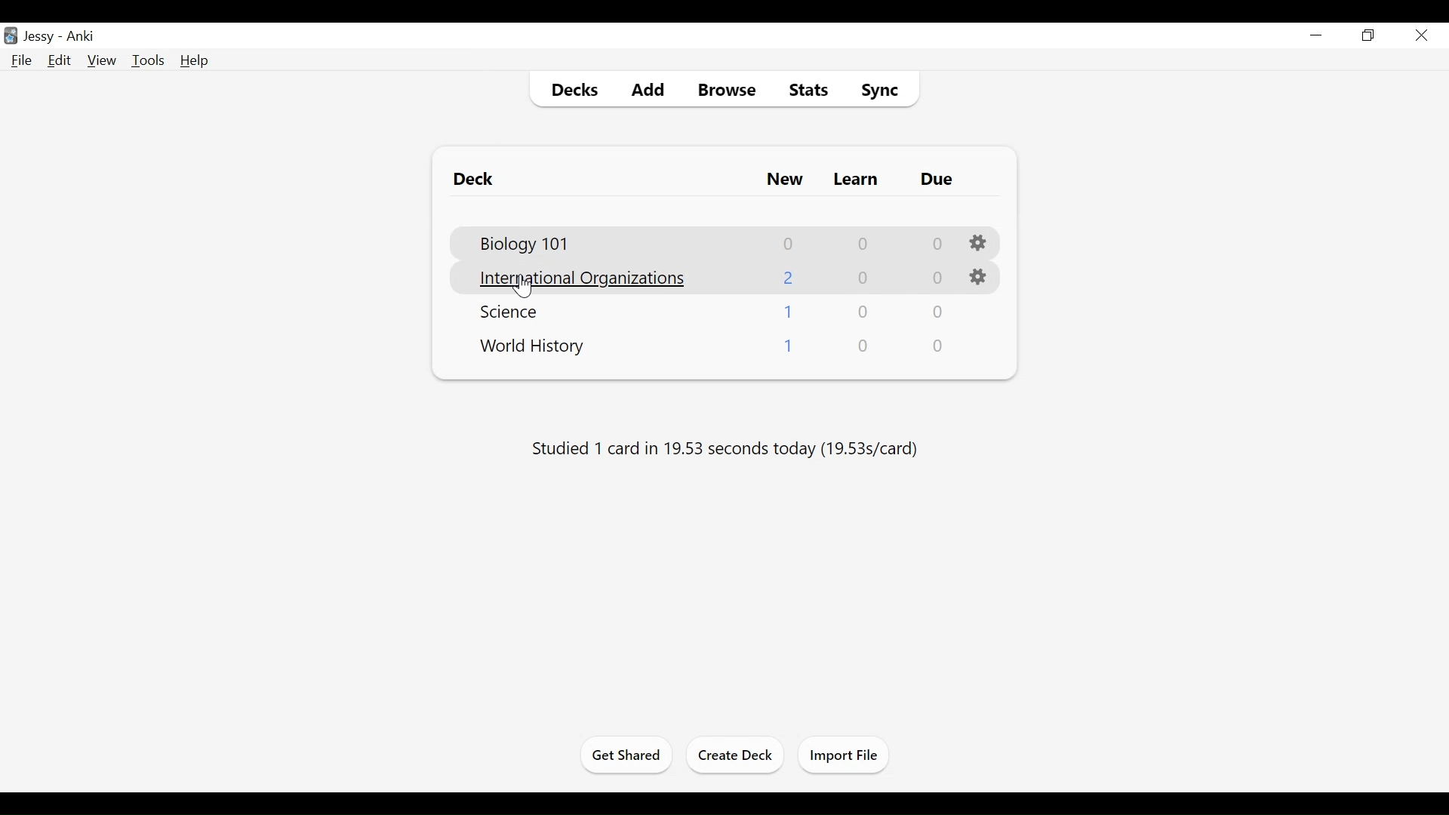 The image size is (1449, 815). I want to click on New Cards Coun, so click(790, 279).